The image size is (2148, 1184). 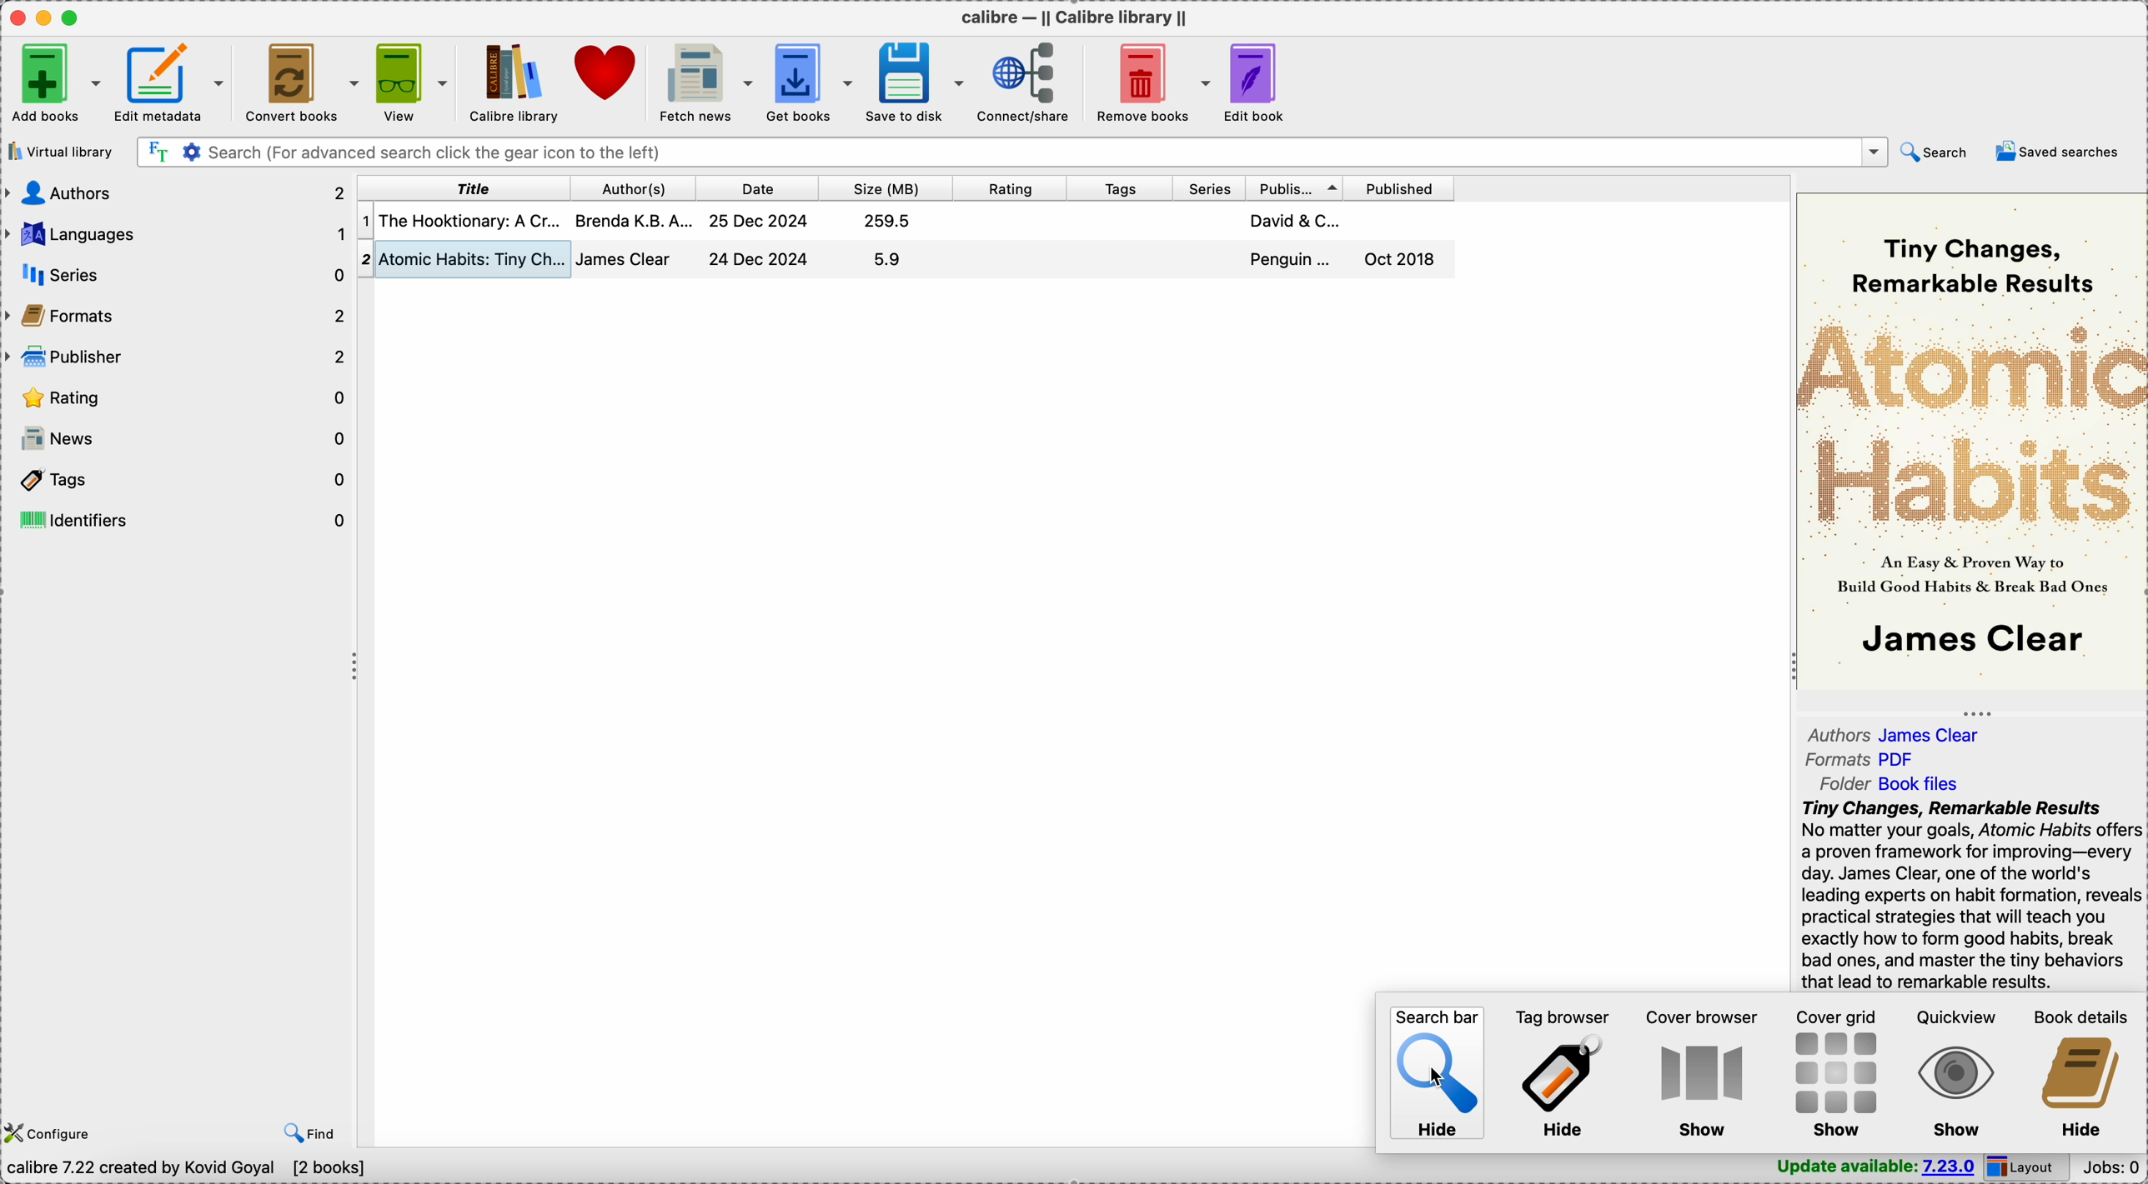 What do you see at coordinates (1973, 637) in the screenshot?
I see `james clear` at bounding box center [1973, 637].